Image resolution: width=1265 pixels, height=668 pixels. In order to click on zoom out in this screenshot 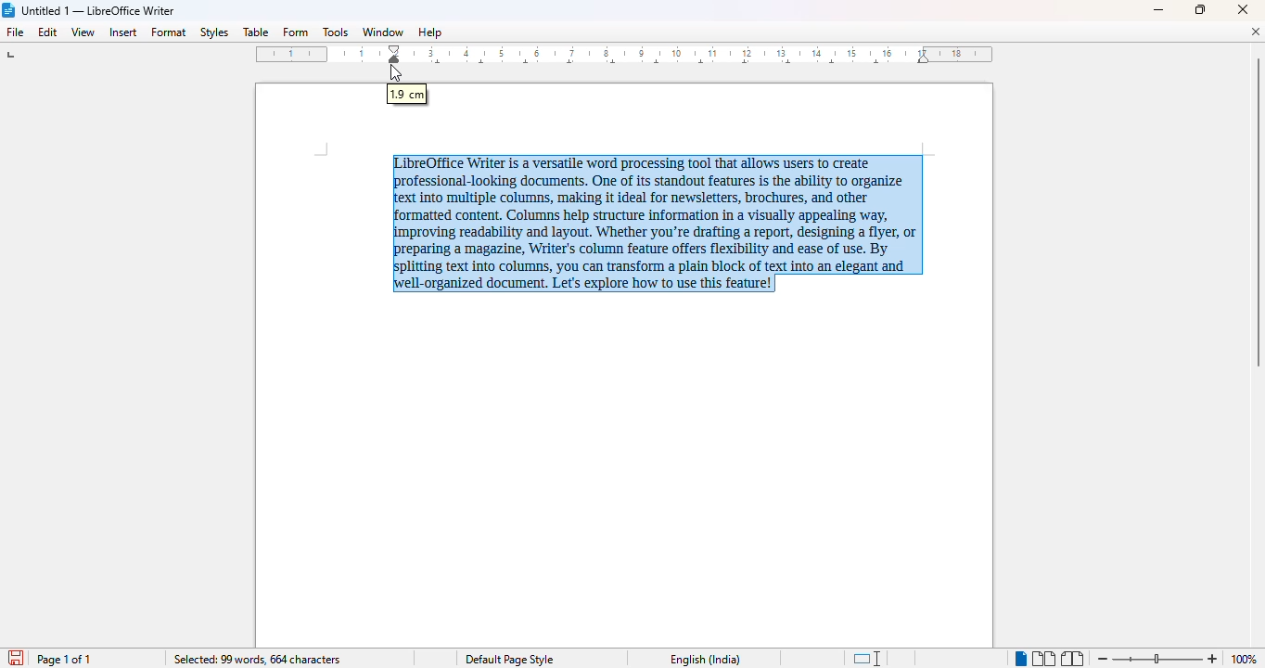, I will do `click(1104, 659)`.